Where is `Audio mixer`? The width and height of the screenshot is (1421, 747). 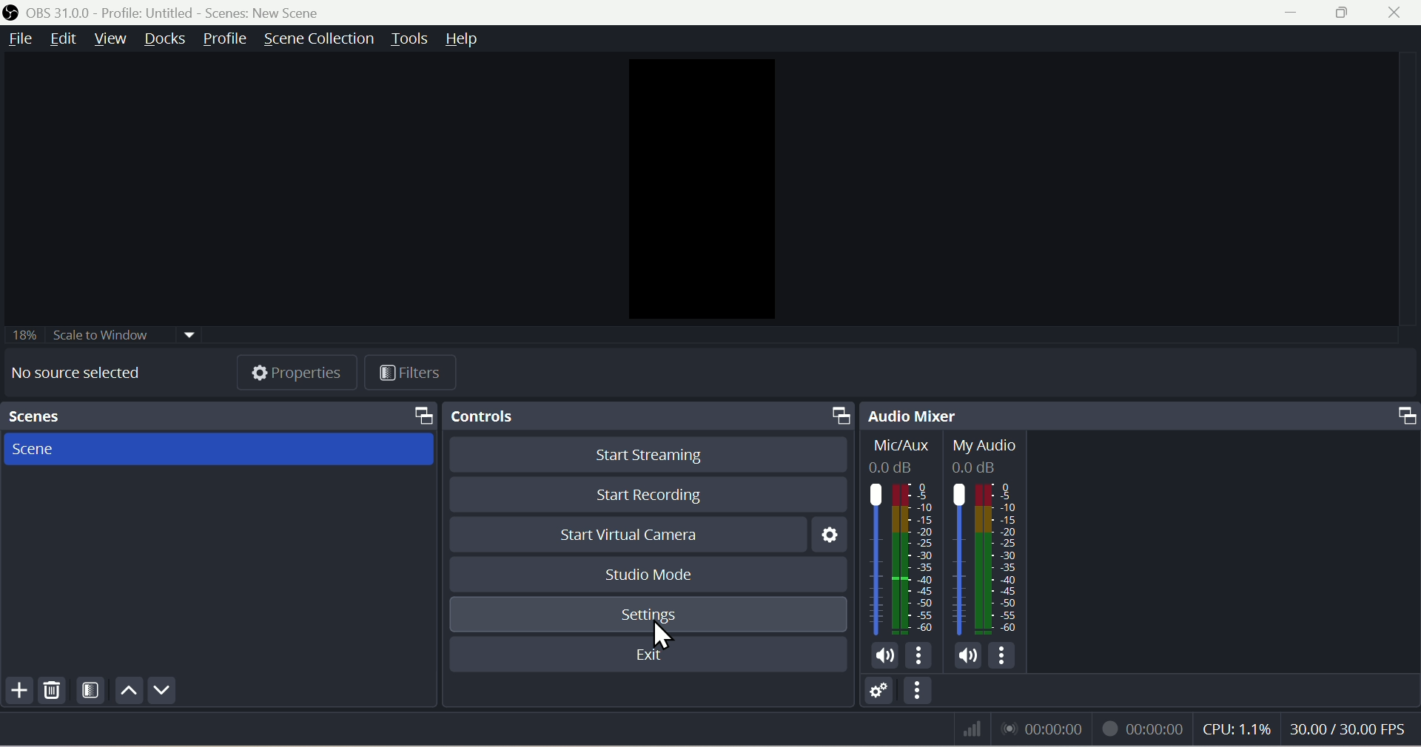
Audio mixer is located at coordinates (977, 416).